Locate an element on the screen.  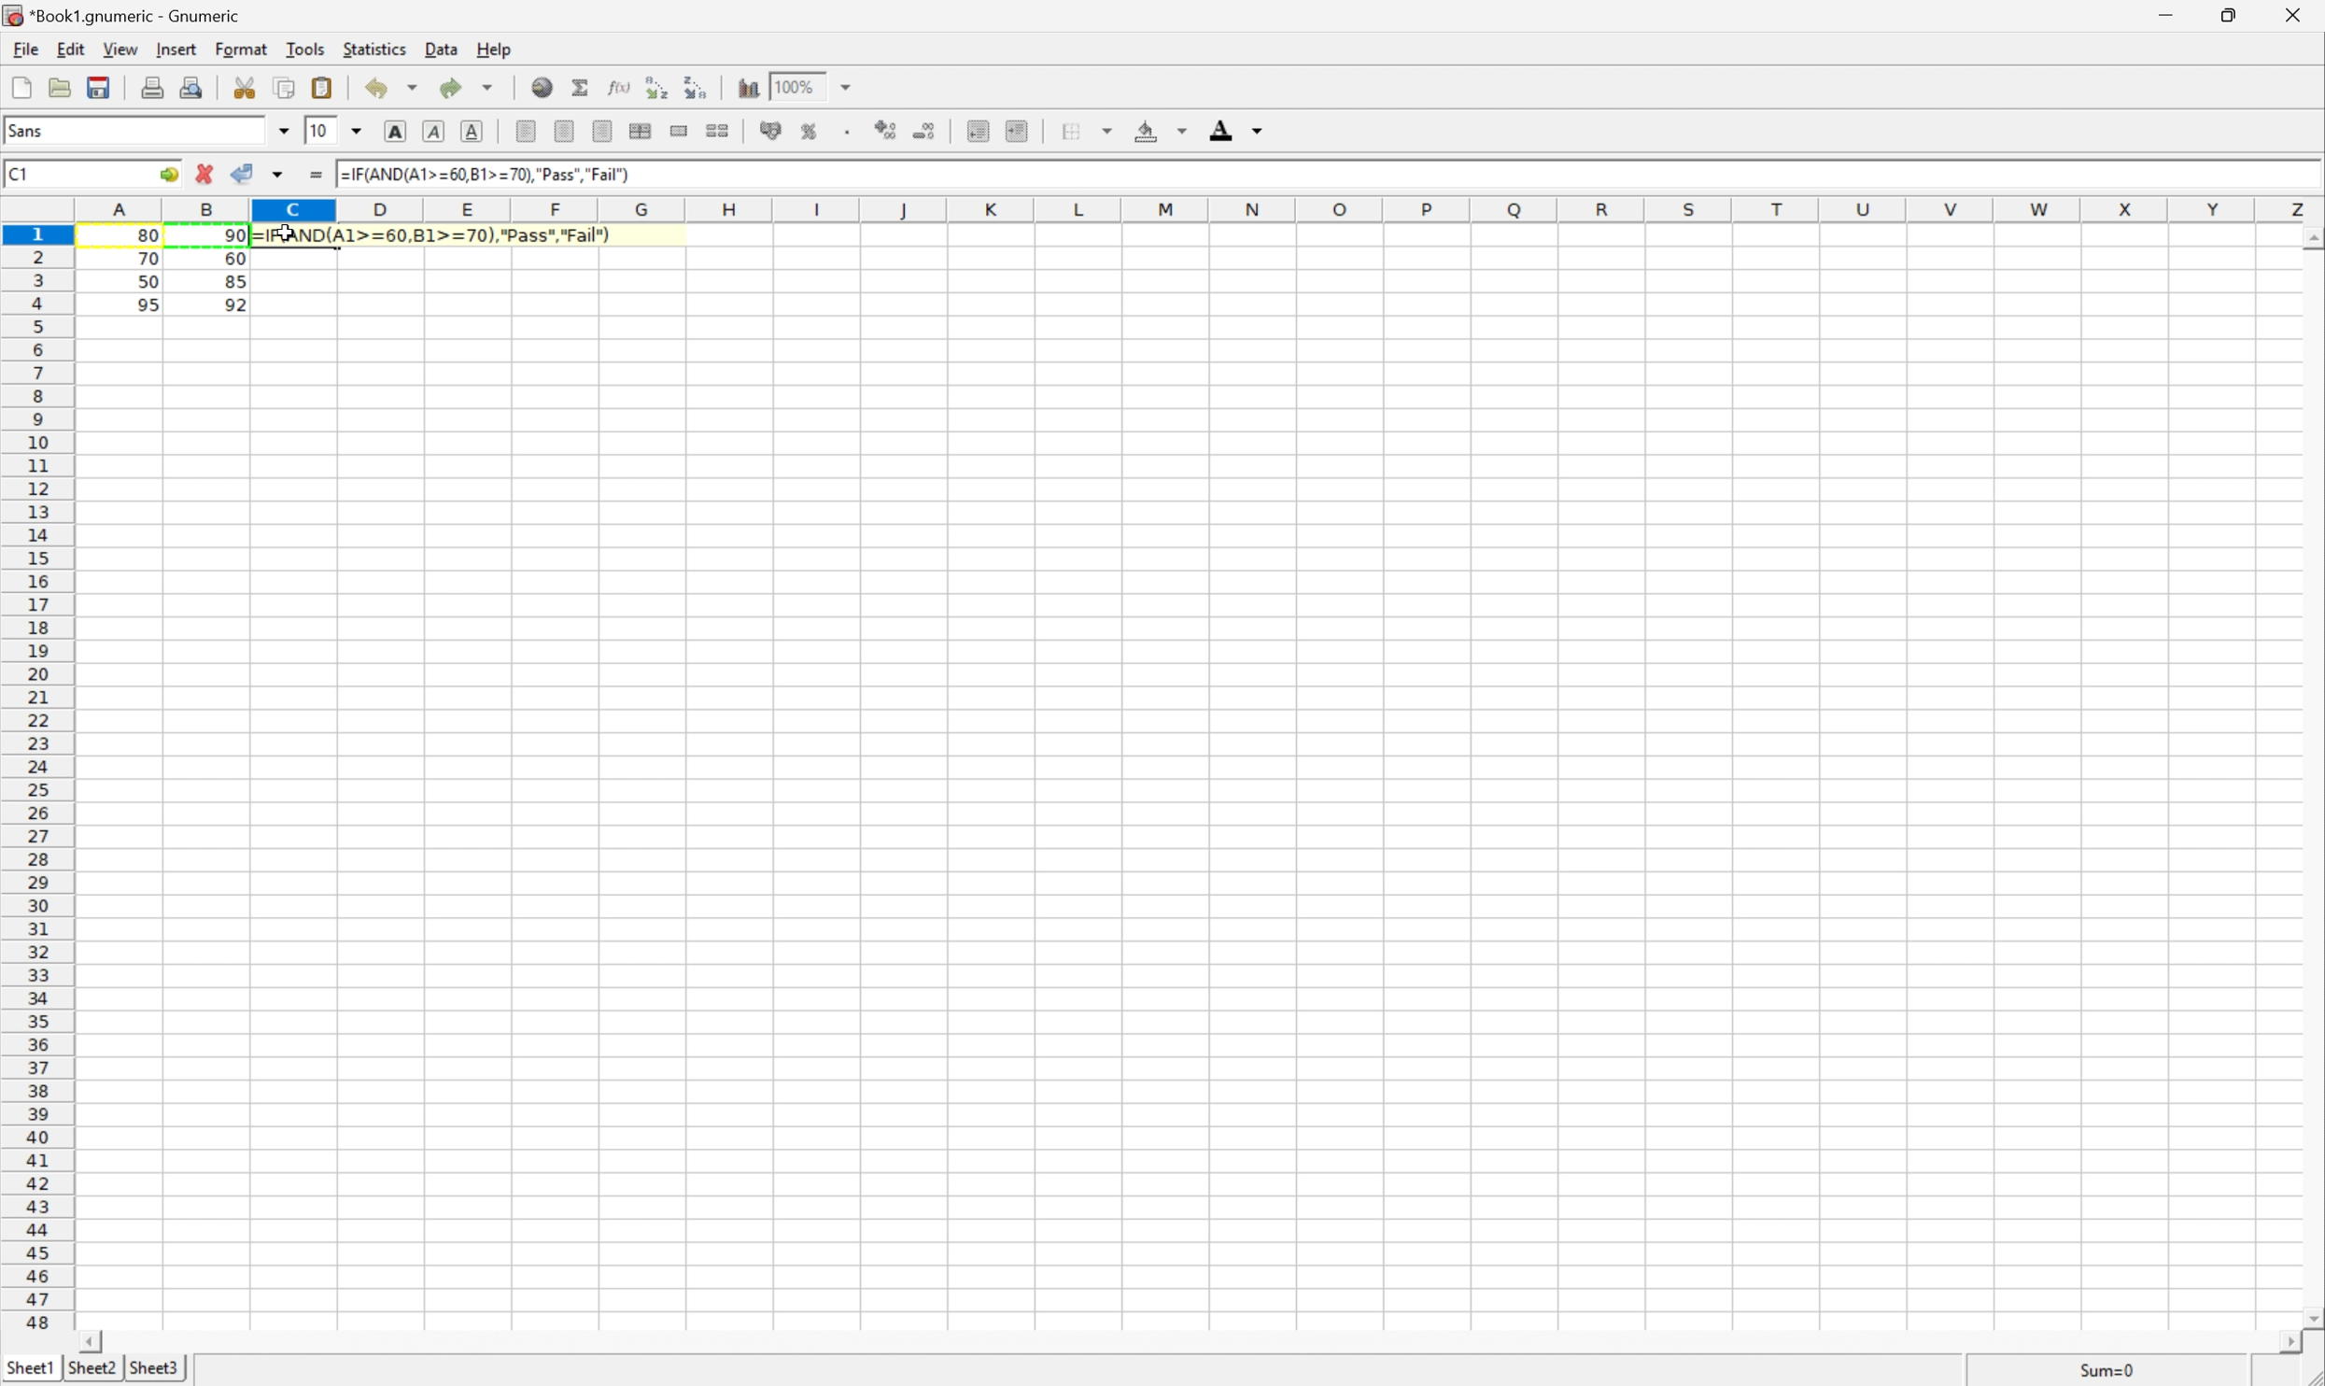
Underline is located at coordinates (474, 131).